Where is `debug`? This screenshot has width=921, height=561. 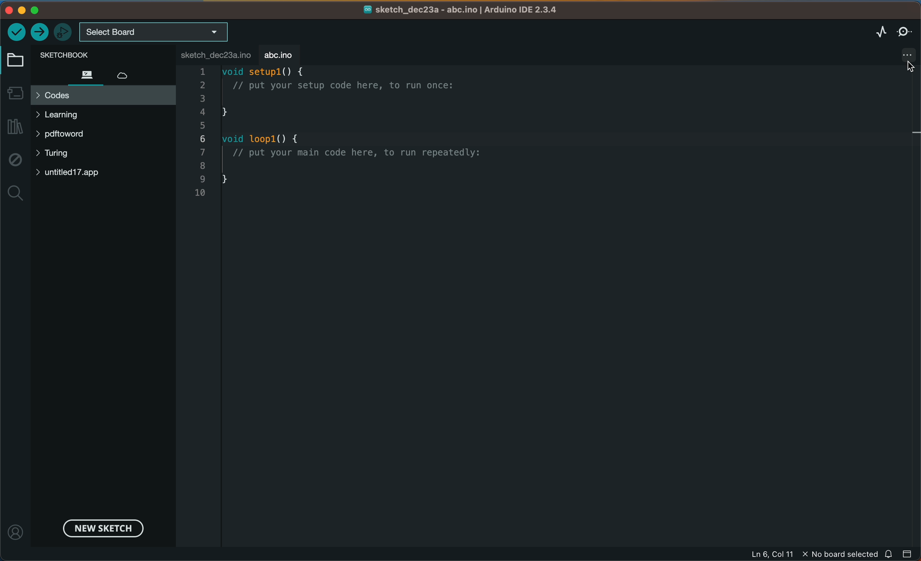
debug is located at coordinates (14, 160).